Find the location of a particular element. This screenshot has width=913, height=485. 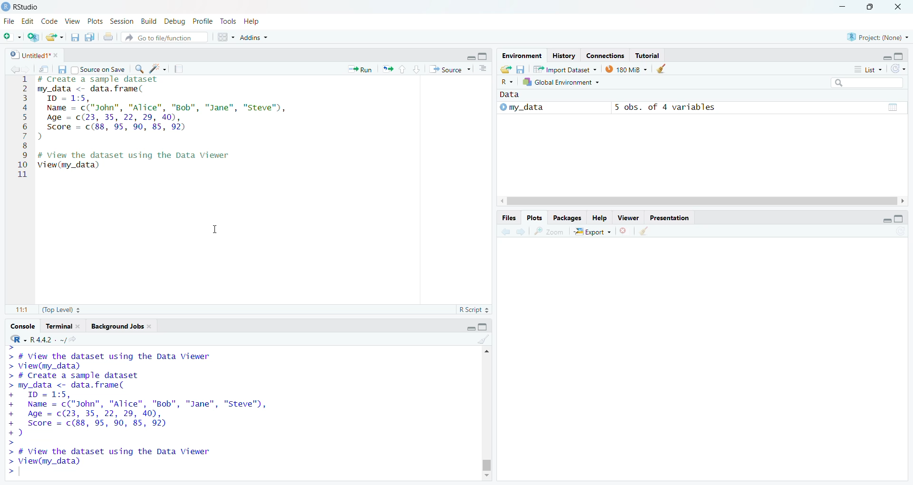

Edit is located at coordinates (29, 21).